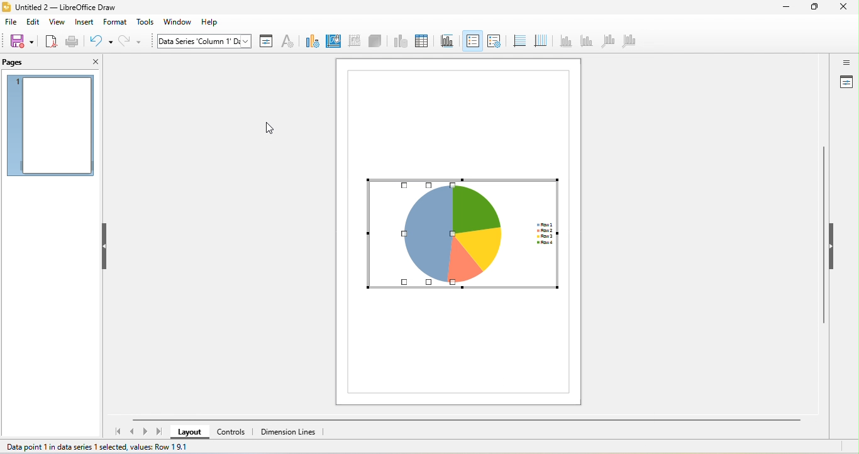 This screenshot has width=859, height=454. Describe the element at coordinates (831, 245) in the screenshot. I see `hide` at that location.